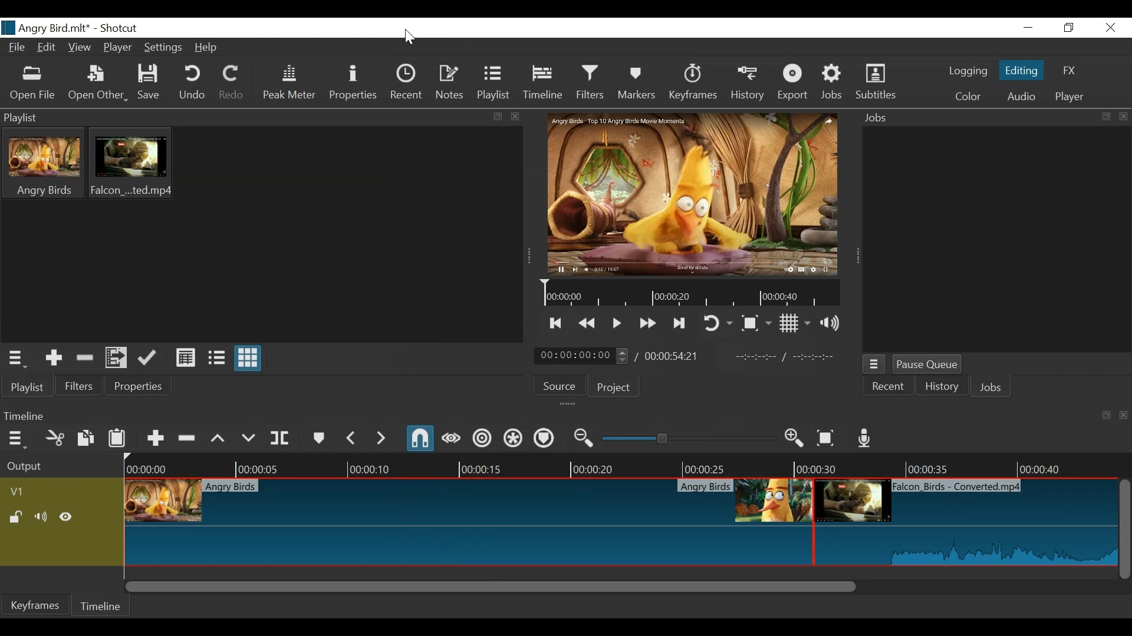 The height and width of the screenshot is (636, 1132). What do you see at coordinates (1021, 69) in the screenshot?
I see `Editing` at bounding box center [1021, 69].